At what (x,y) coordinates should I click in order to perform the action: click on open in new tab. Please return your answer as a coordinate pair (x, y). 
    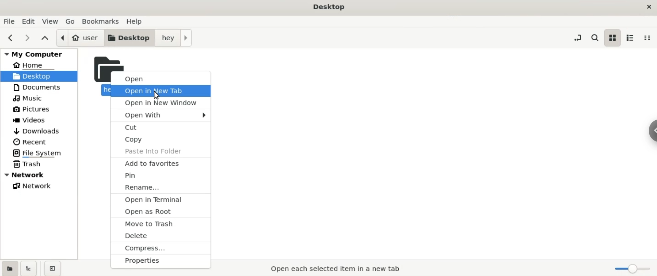
    Looking at the image, I should click on (162, 91).